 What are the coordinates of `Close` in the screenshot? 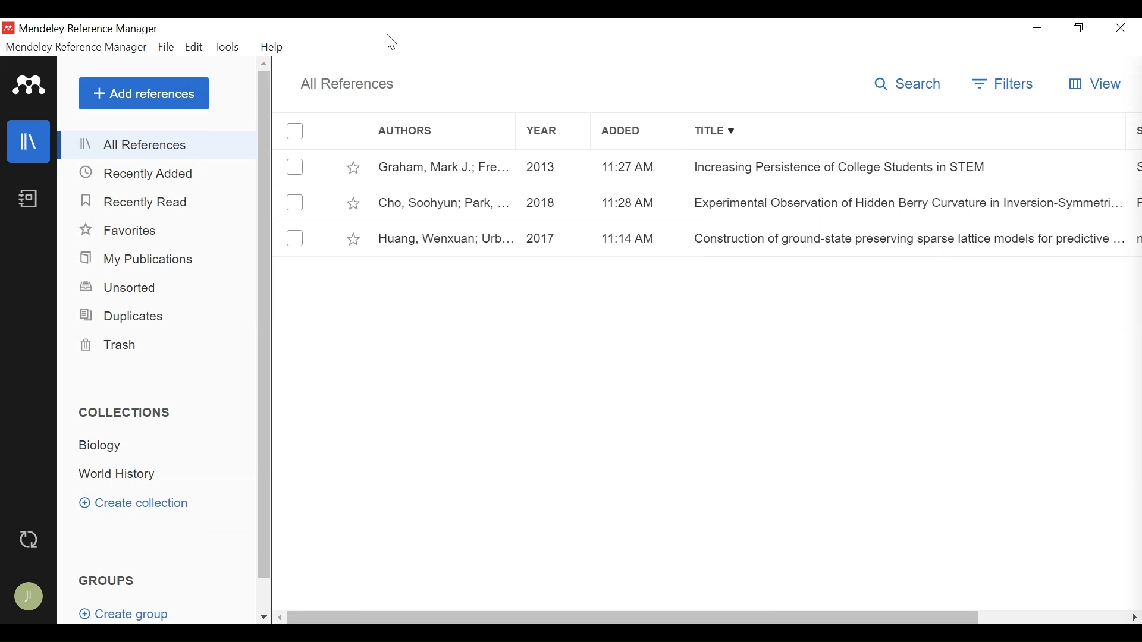 It's located at (1120, 29).